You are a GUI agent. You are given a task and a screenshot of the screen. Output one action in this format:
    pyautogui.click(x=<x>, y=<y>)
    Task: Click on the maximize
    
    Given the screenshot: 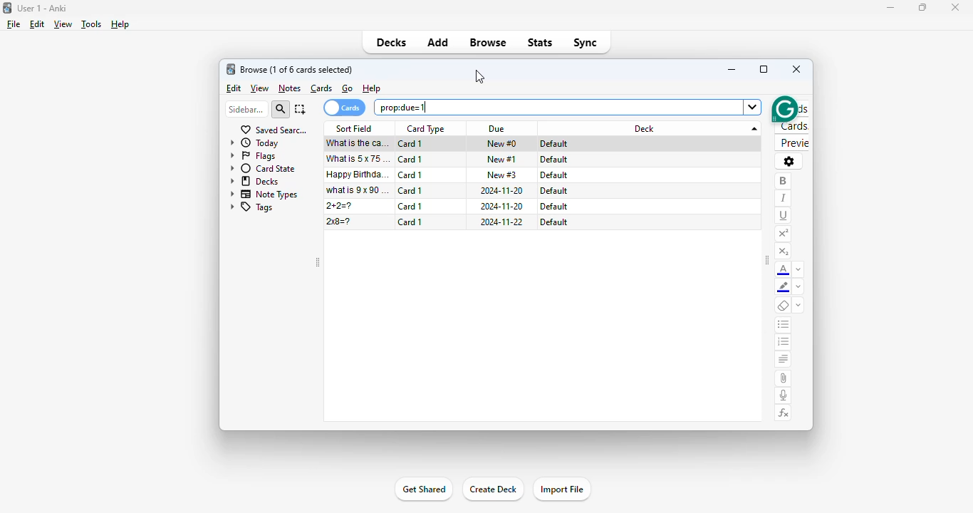 What is the action you would take?
    pyautogui.click(x=922, y=6)
    